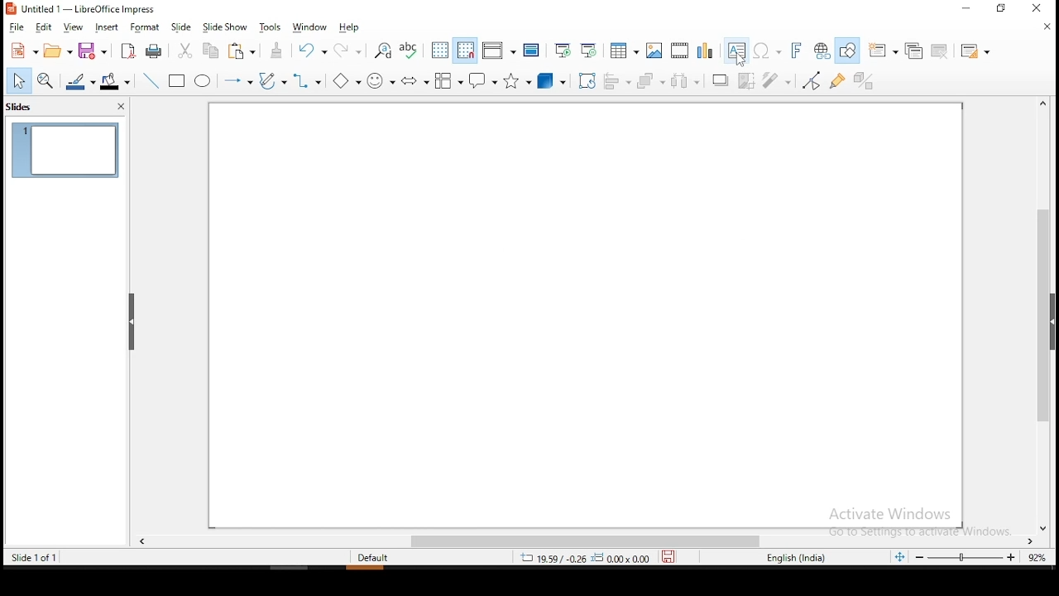  What do you see at coordinates (748, 80) in the screenshot?
I see `crop image` at bounding box center [748, 80].